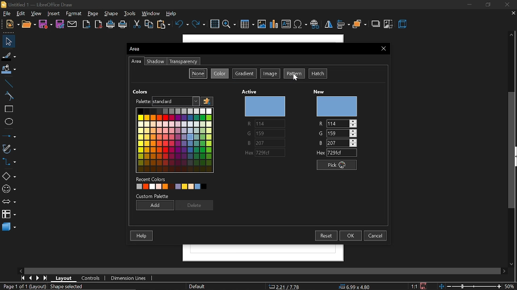 Image resolution: width=517 pixels, height=290 pixels. What do you see at coordinates (207, 102) in the screenshot?
I see `Puzzle` at bounding box center [207, 102].